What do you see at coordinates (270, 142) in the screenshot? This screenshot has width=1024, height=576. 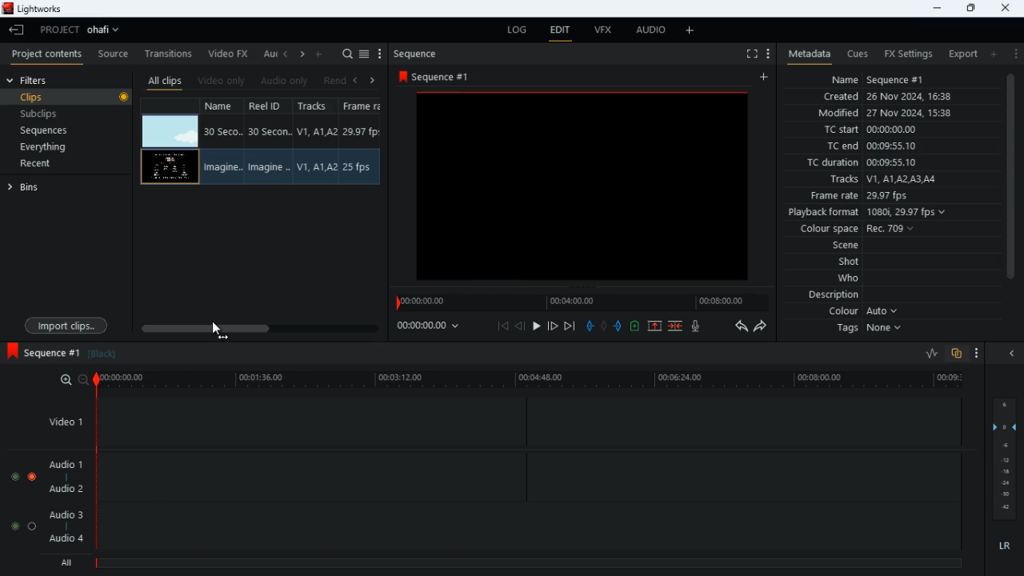 I see `reel id` at bounding box center [270, 142].